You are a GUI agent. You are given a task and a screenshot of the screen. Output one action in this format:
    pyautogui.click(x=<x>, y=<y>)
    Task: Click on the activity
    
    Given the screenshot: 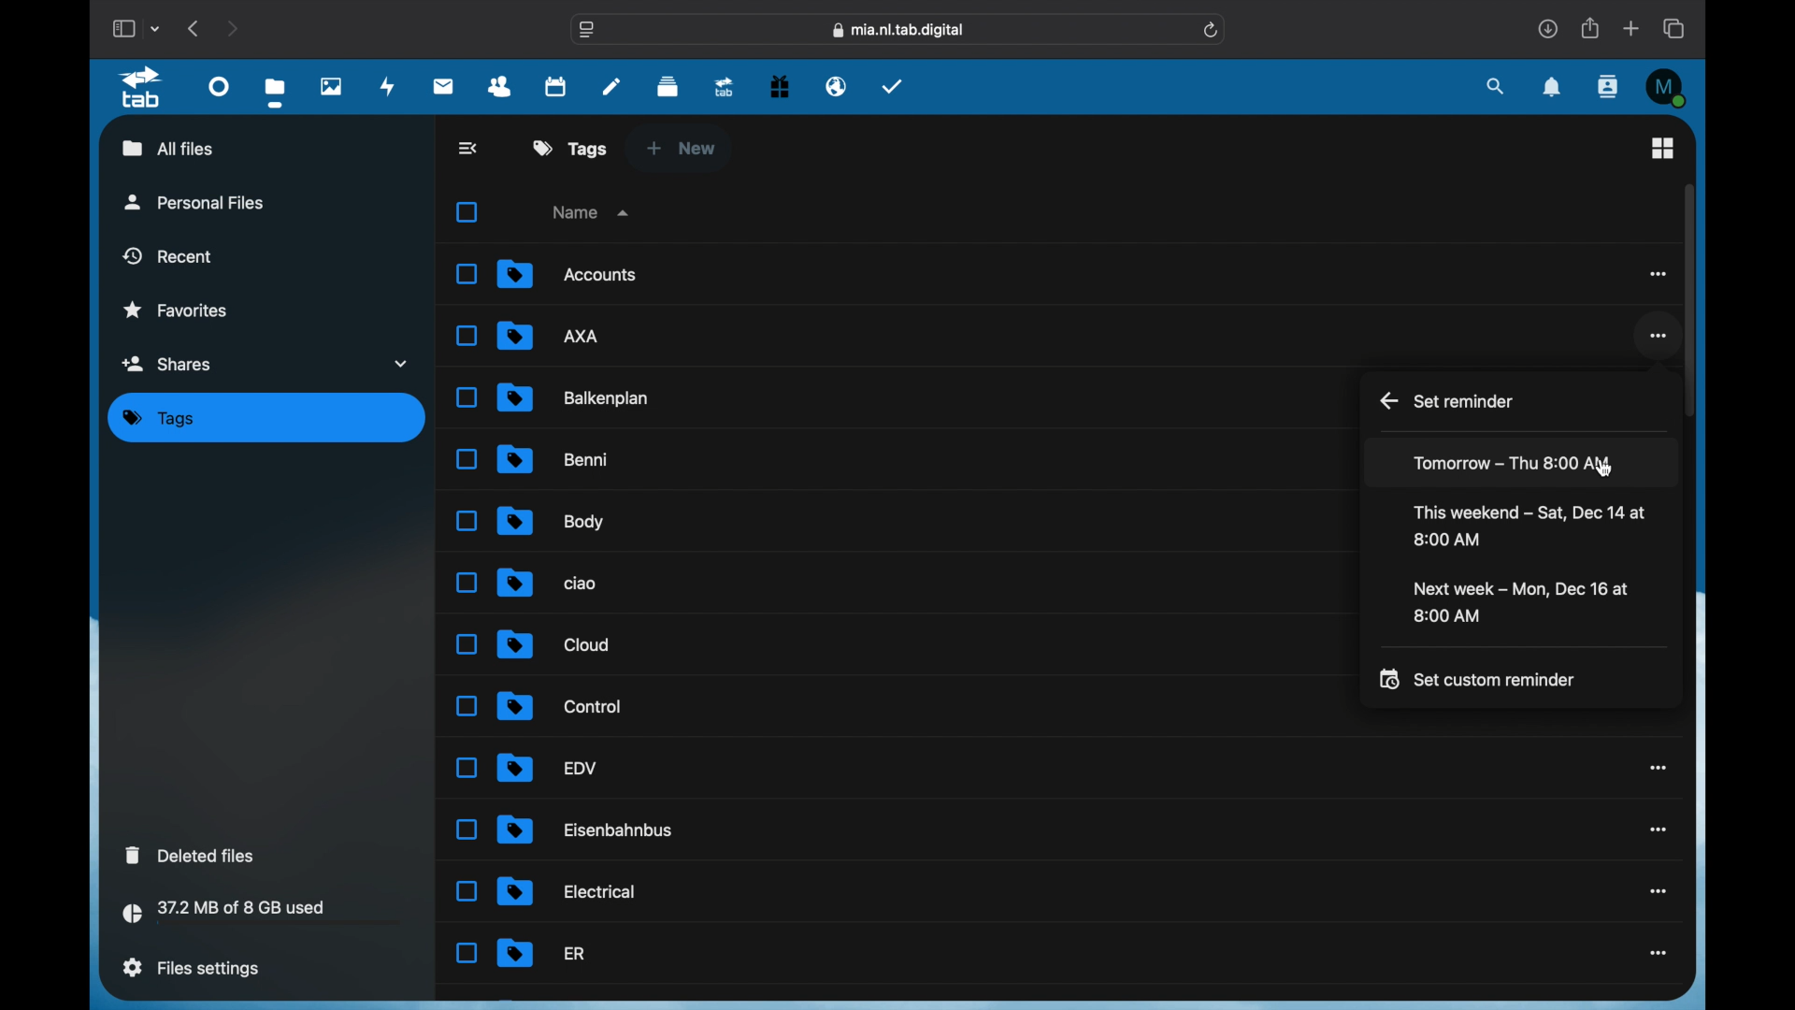 What is the action you would take?
    pyautogui.click(x=388, y=86)
    